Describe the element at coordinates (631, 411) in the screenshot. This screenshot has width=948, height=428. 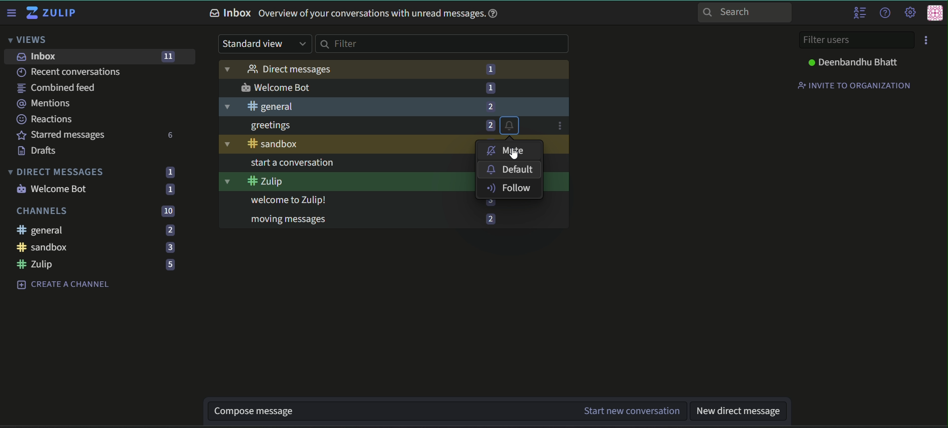
I see `start new conversation` at that location.